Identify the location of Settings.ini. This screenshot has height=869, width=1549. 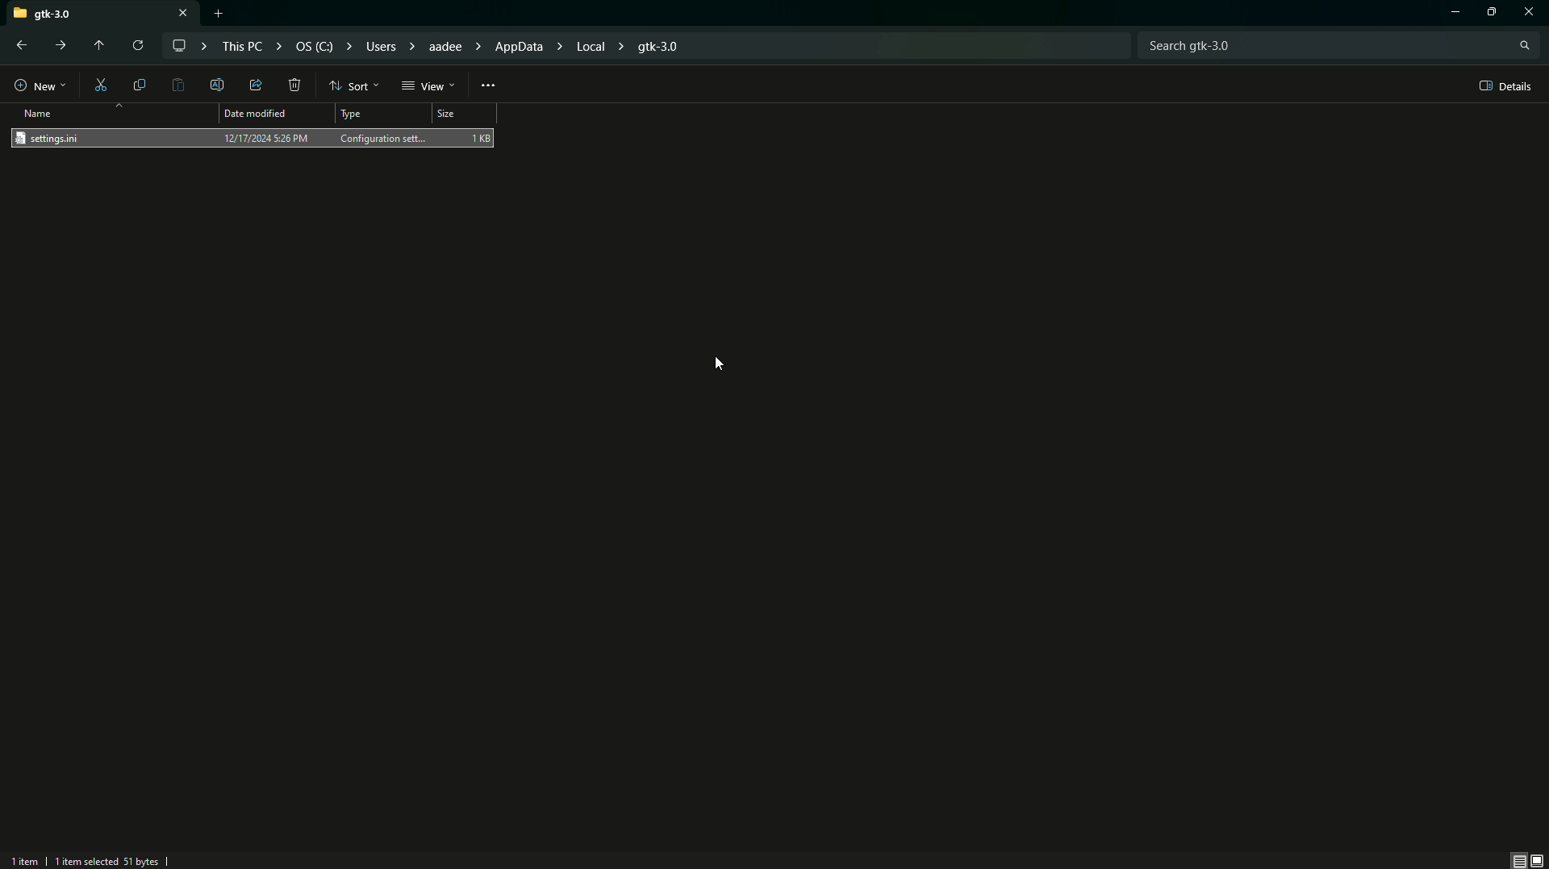
(56, 138).